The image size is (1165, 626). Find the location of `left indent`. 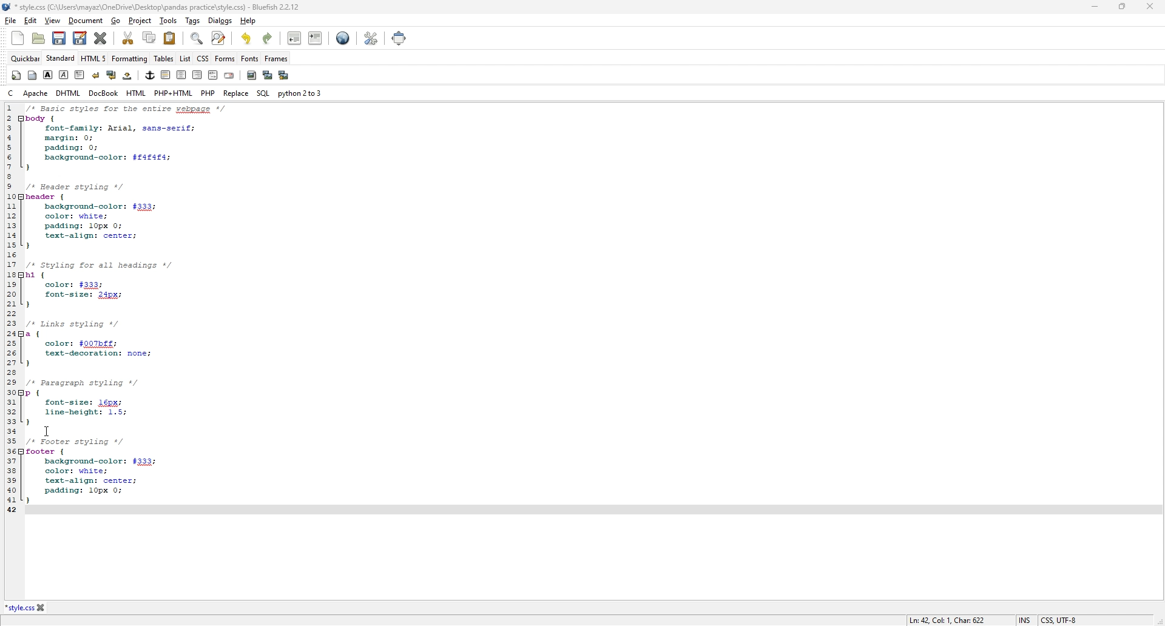

left indent is located at coordinates (197, 75).